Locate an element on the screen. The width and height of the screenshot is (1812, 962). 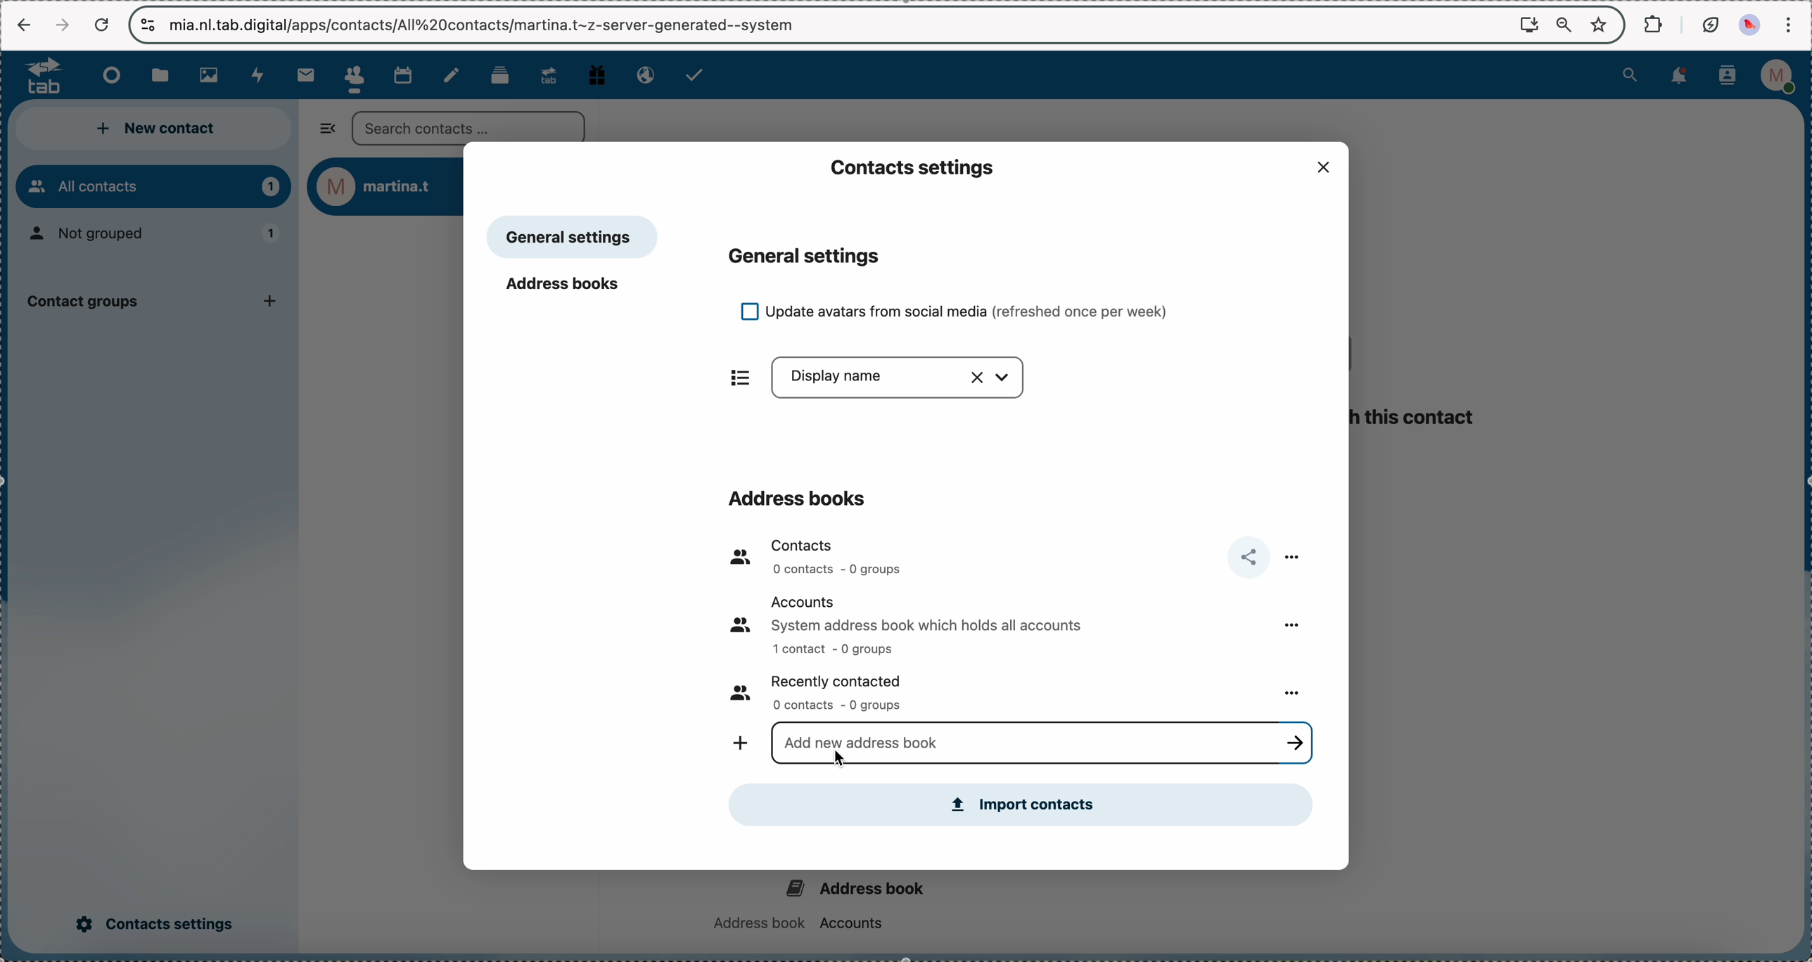
more options is located at coordinates (1295, 555).